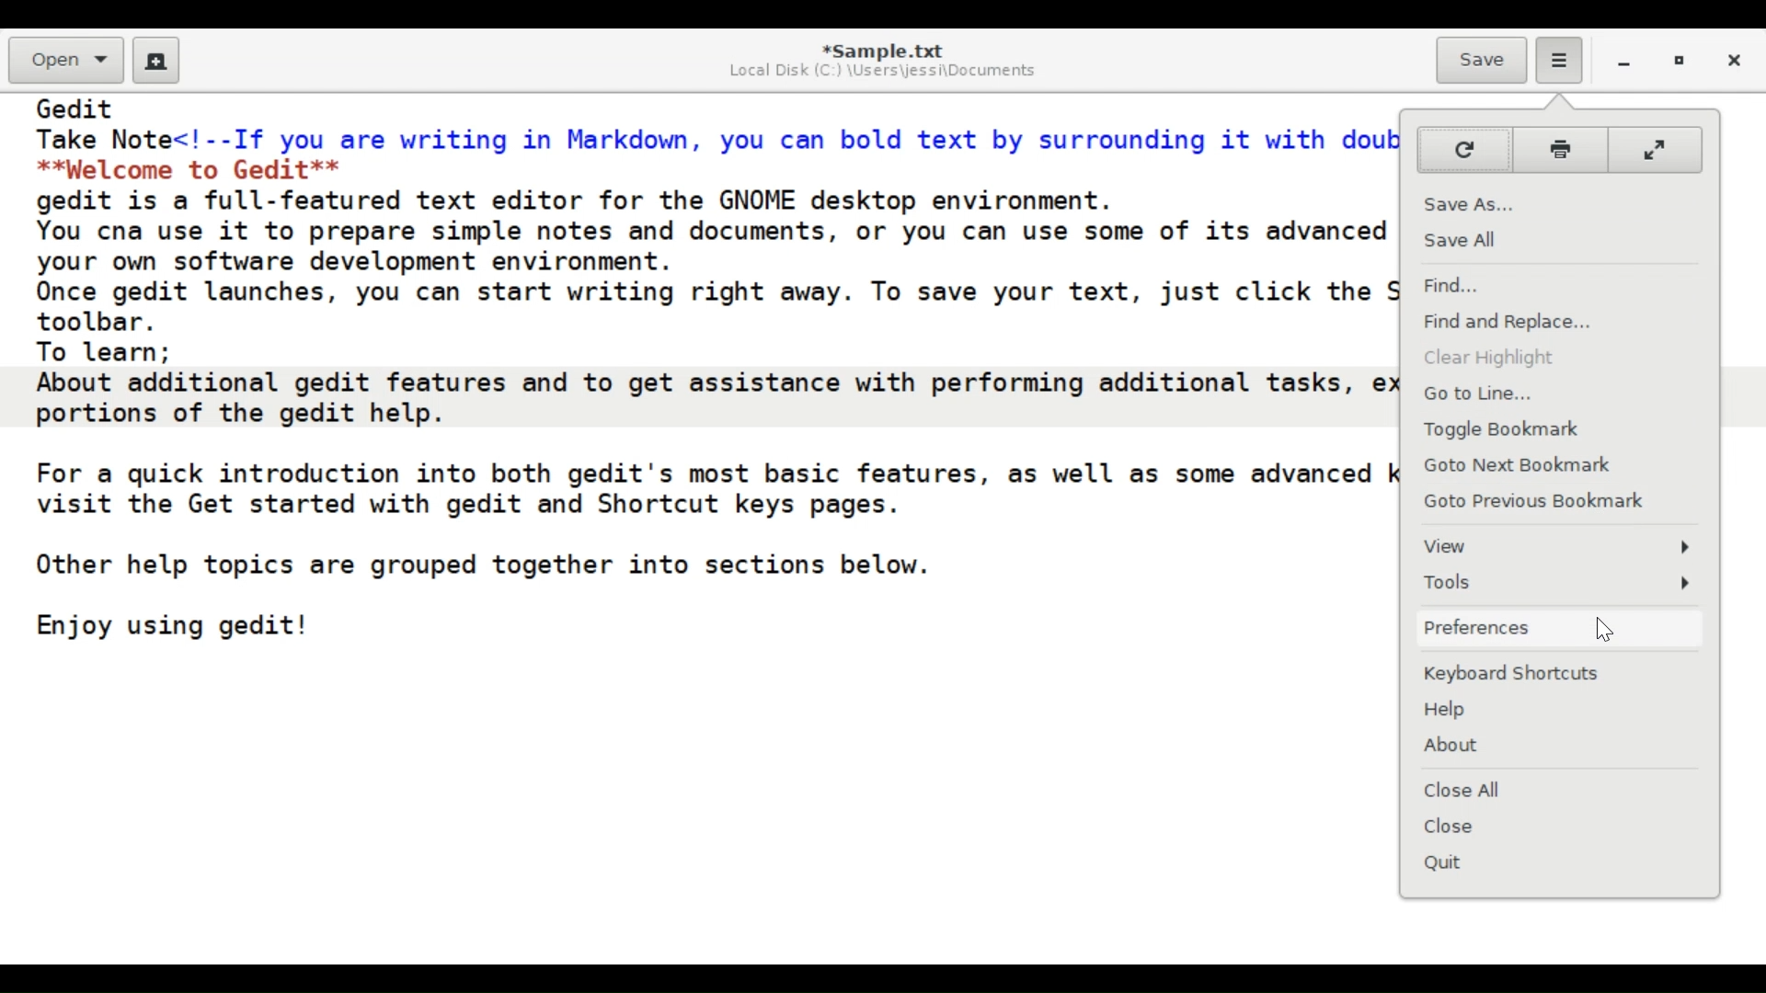 The image size is (1766, 993). What do you see at coordinates (1557, 284) in the screenshot?
I see `Find` at bounding box center [1557, 284].